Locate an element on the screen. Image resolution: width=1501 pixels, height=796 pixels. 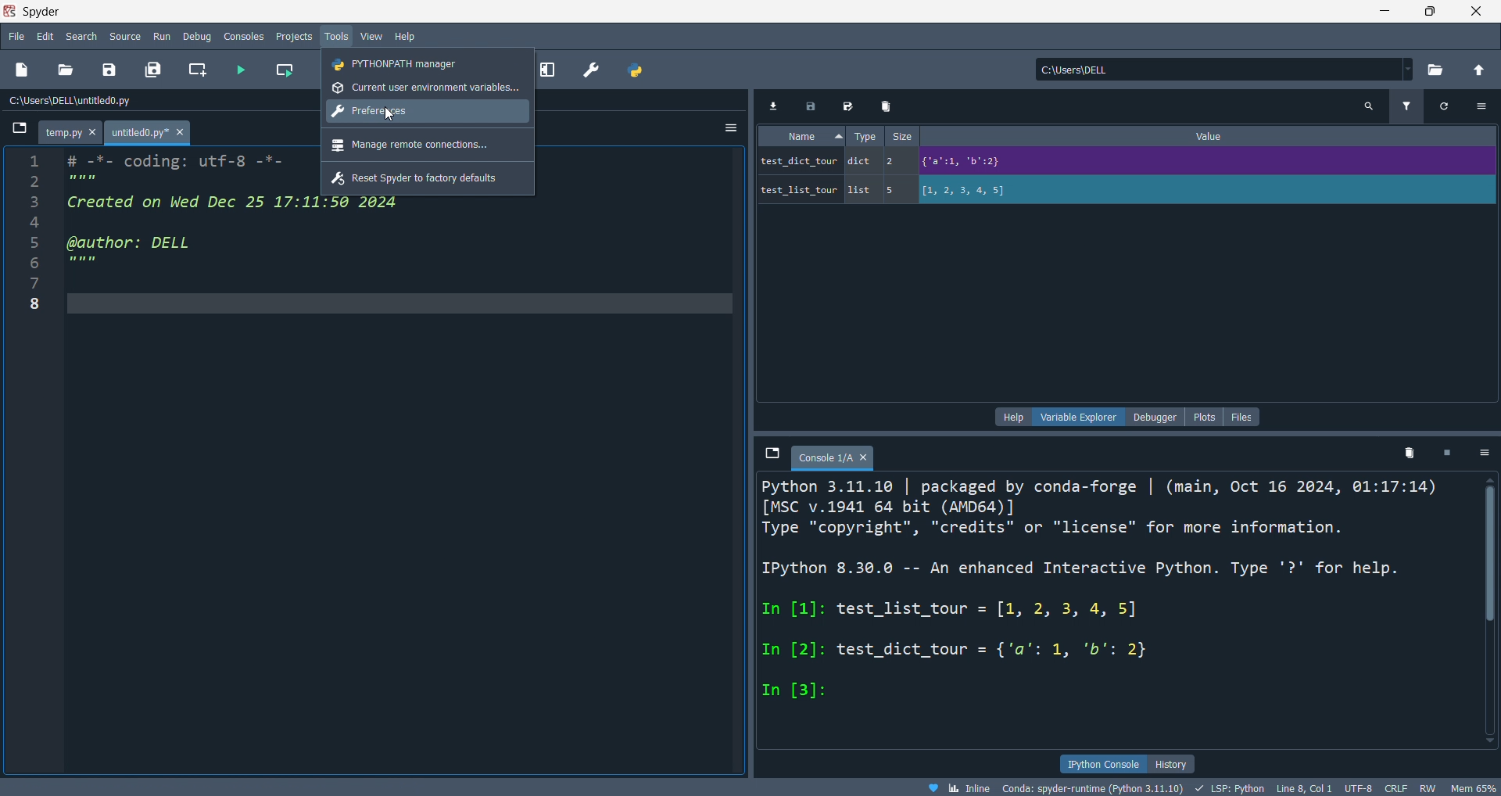
Console 1/A is located at coordinates (837, 457).